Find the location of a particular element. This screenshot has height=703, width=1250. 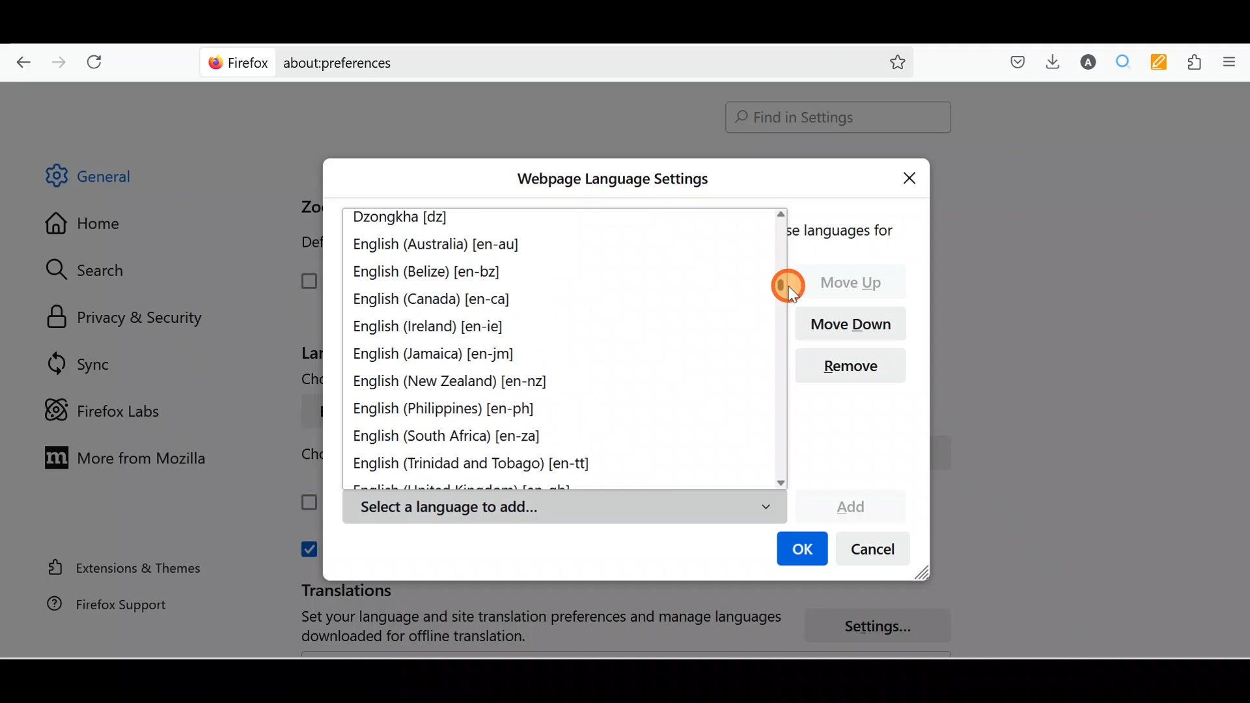

Go back one page is located at coordinates (18, 59).